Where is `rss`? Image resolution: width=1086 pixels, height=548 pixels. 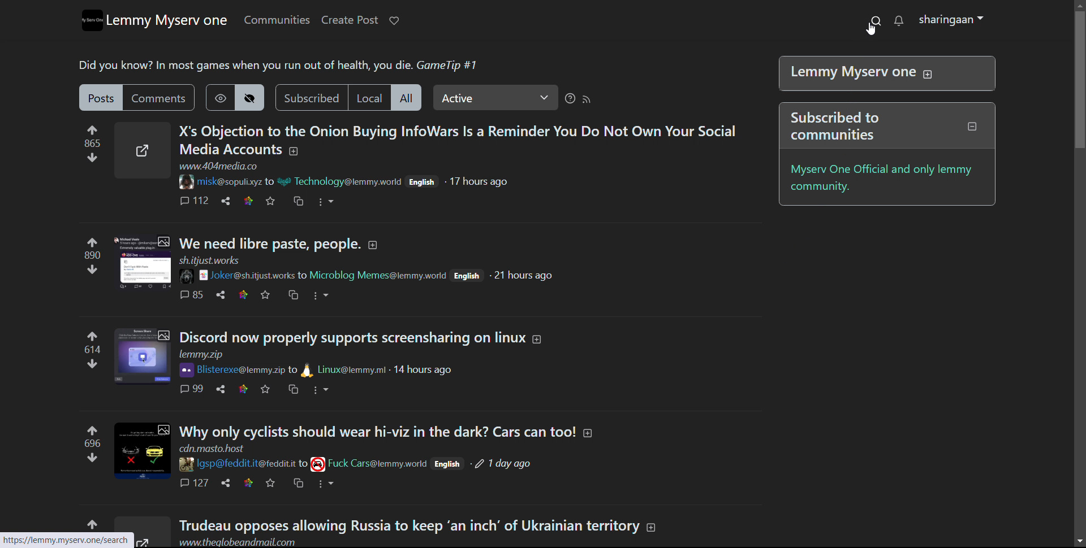 rss is located at coordinates (587, 99).